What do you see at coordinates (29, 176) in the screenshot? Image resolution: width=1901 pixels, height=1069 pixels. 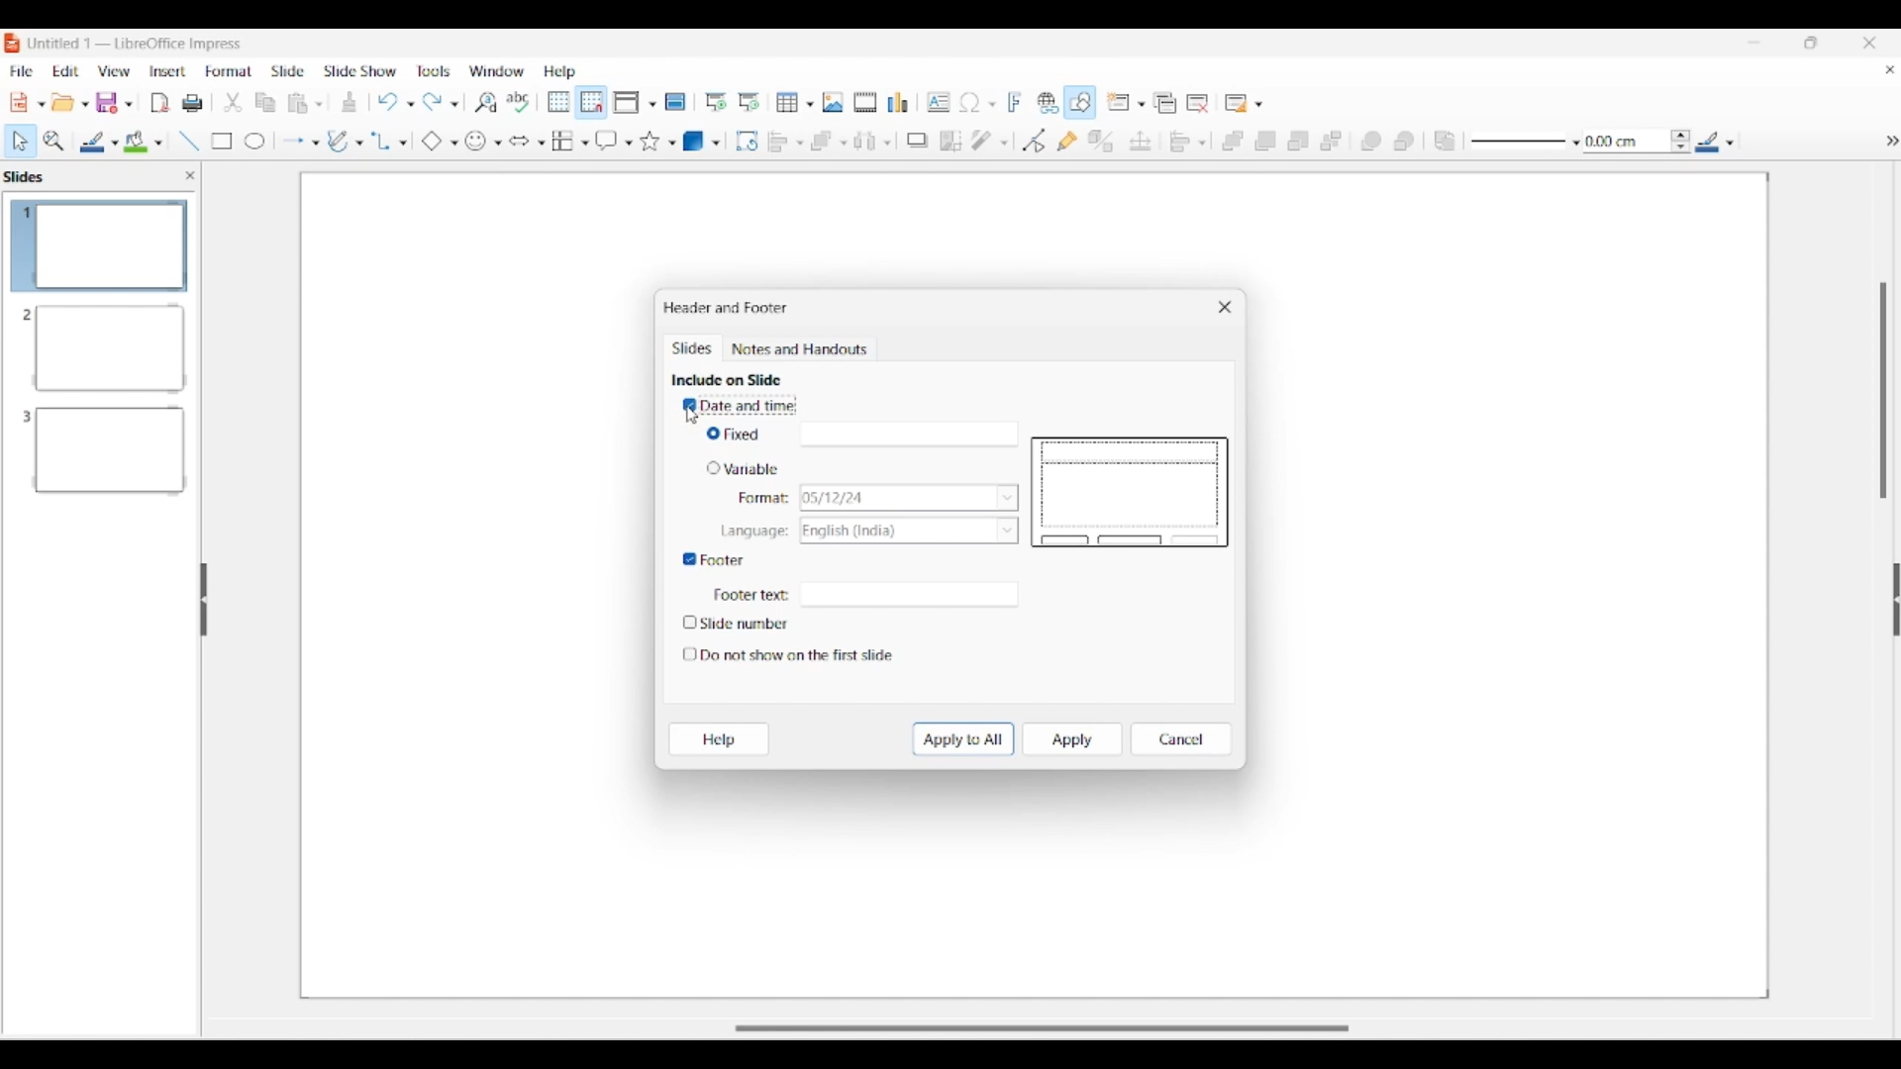 I see `Left pane title` at bounding box center [29, 176].